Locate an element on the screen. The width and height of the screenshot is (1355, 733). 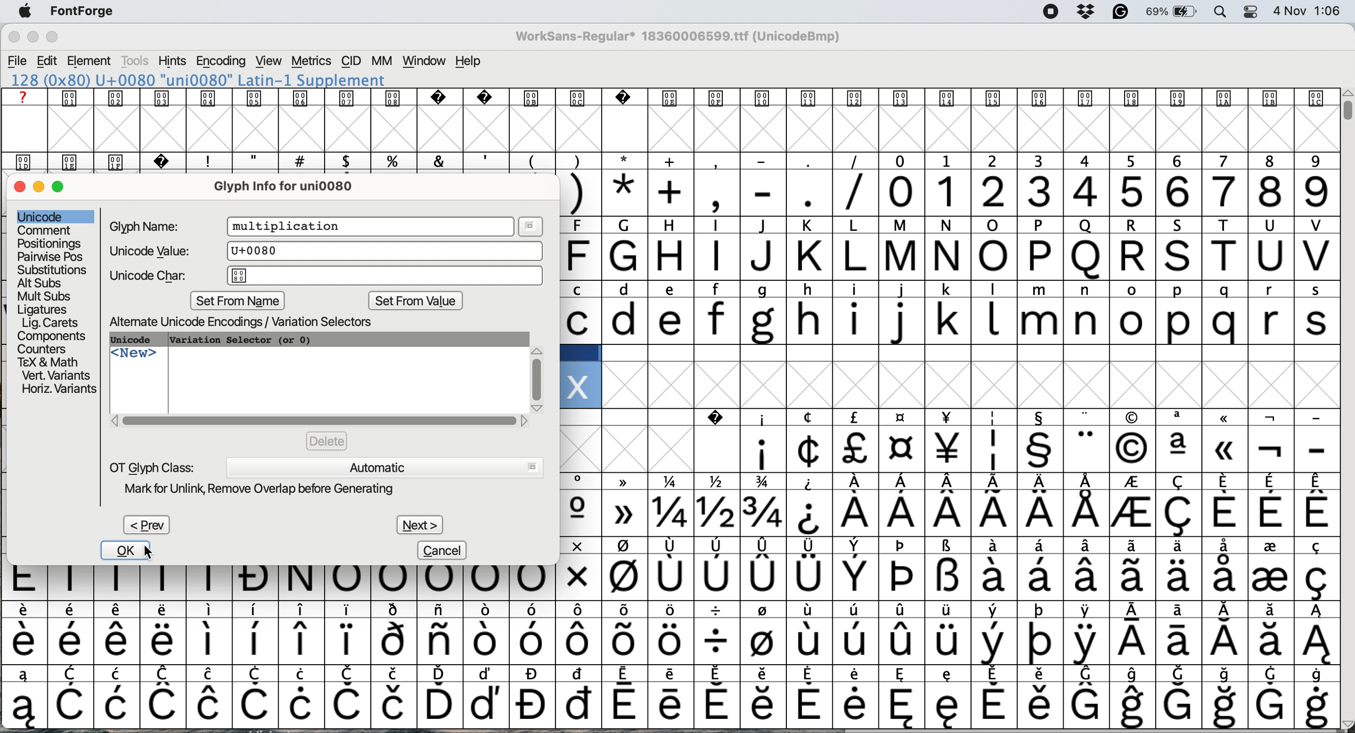
mark for unlink remove overlap before generating is located at coordinates (271, 490).